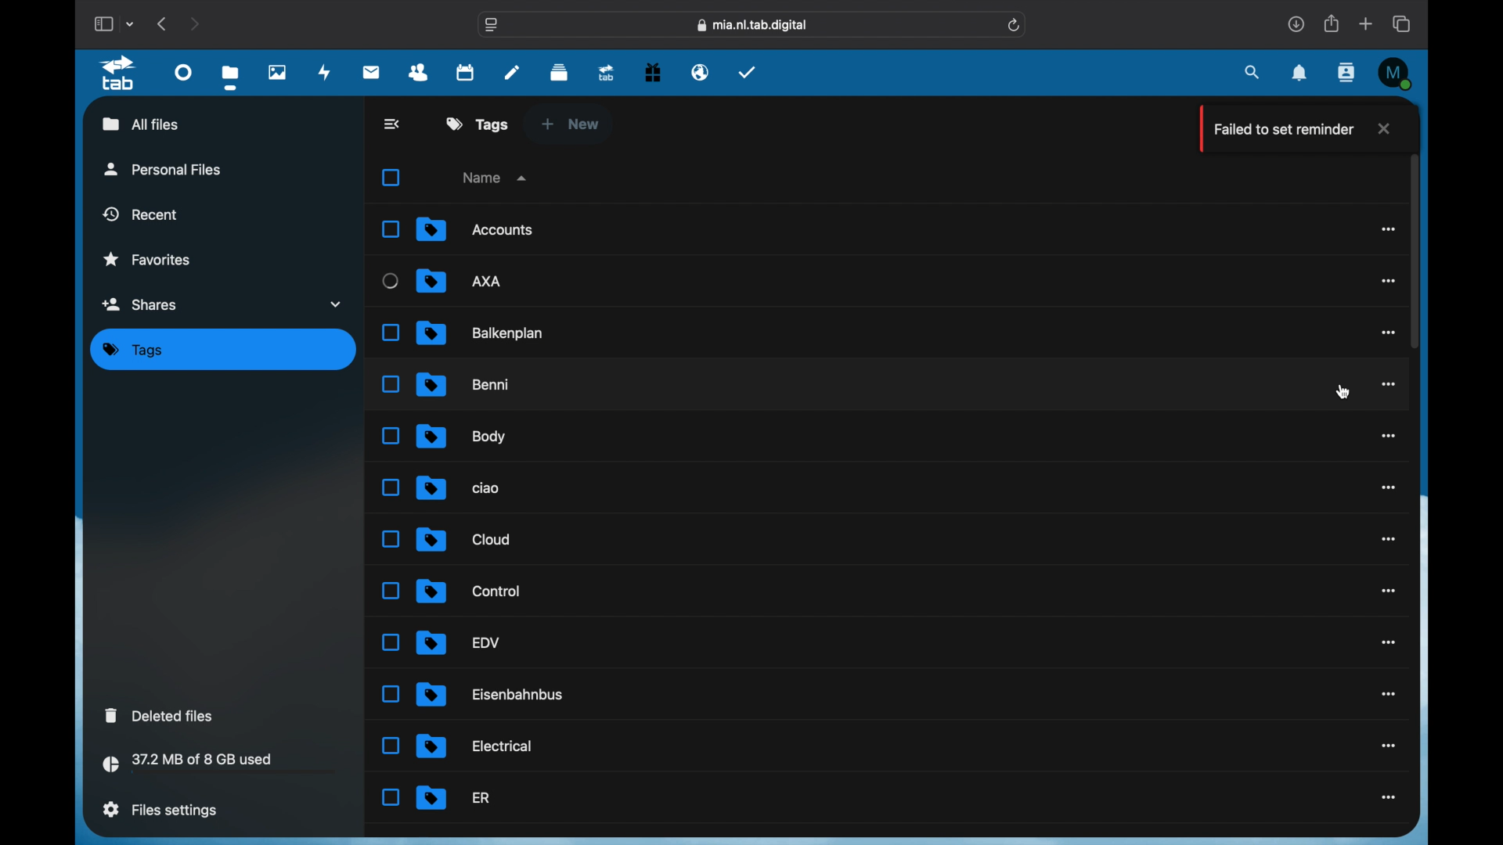  What do you see at coordinates (325, 72) in the screenshot?
I see `activity` at bounding box center [325, 72].